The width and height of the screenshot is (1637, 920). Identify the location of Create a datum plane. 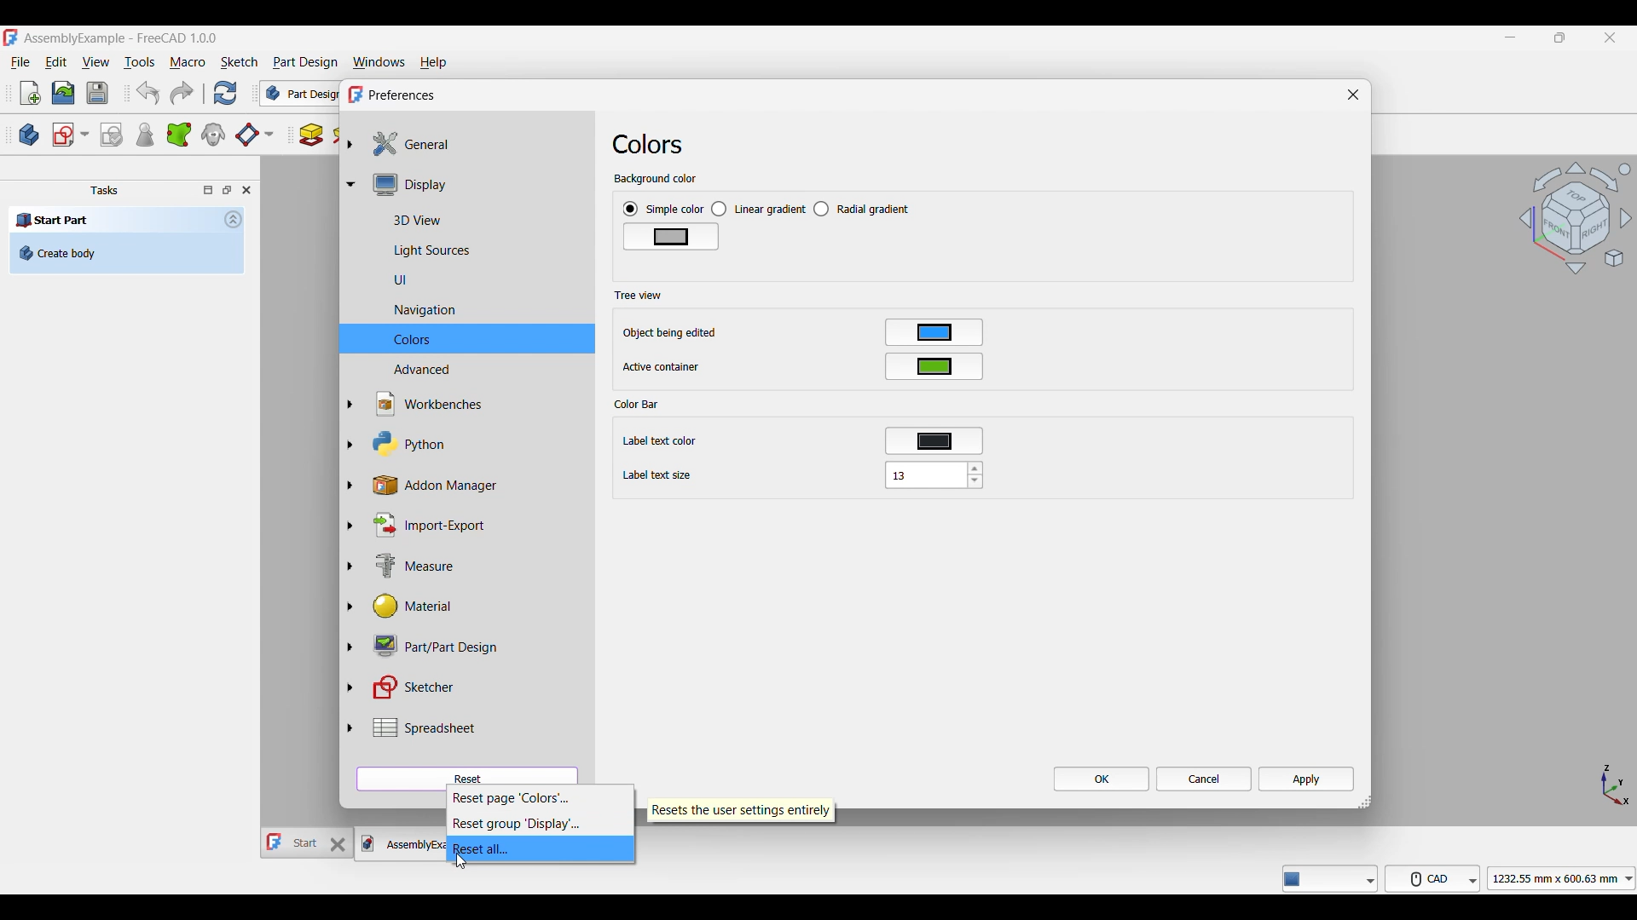
(254, 135).